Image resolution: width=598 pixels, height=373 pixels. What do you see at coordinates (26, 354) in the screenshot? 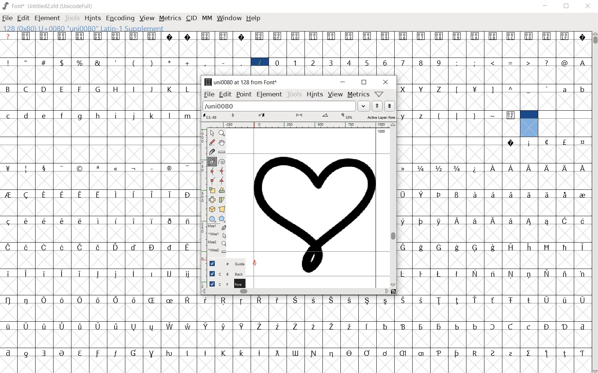
I see `glyph` at bounding box center [26, 354].